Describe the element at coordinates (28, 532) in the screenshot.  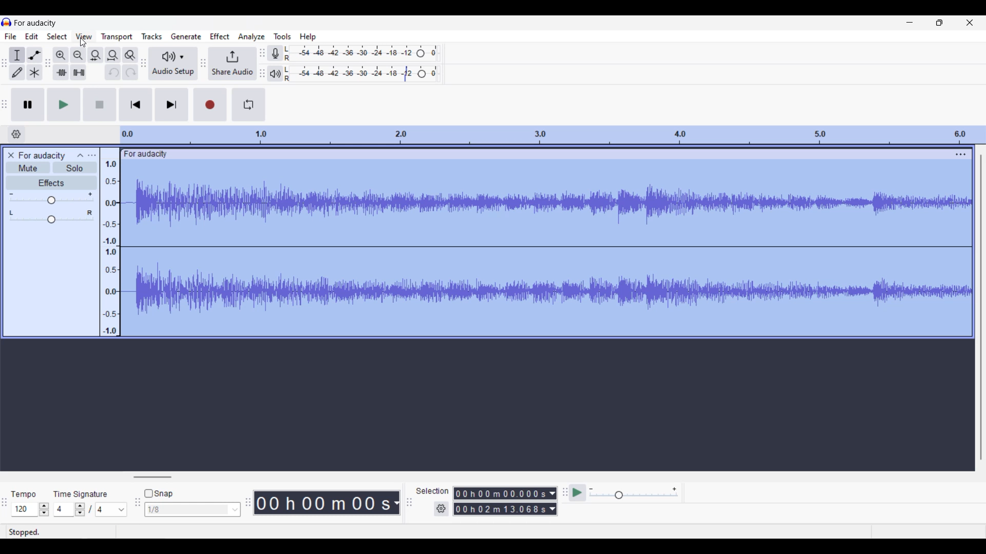
I see `Status bar information` at that location.